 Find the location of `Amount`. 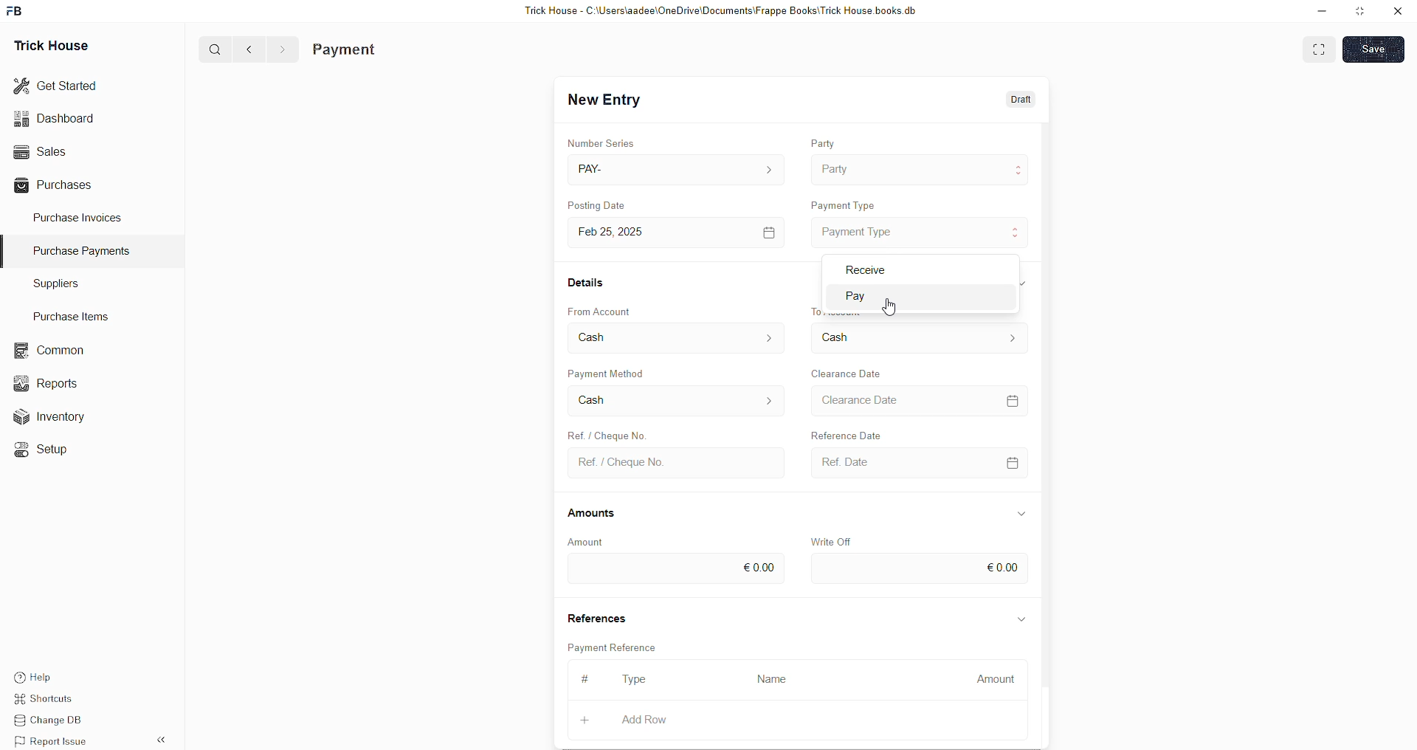

Amount is located at coordinates (586, 541).